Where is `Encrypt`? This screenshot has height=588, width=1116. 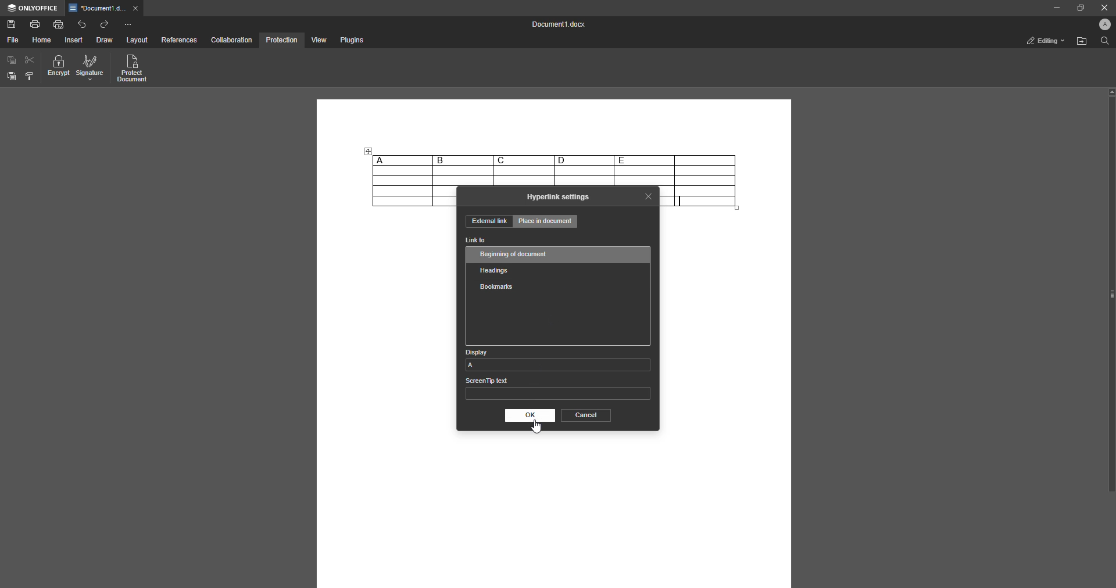
Encrypt is located at coordinates (59, 68).